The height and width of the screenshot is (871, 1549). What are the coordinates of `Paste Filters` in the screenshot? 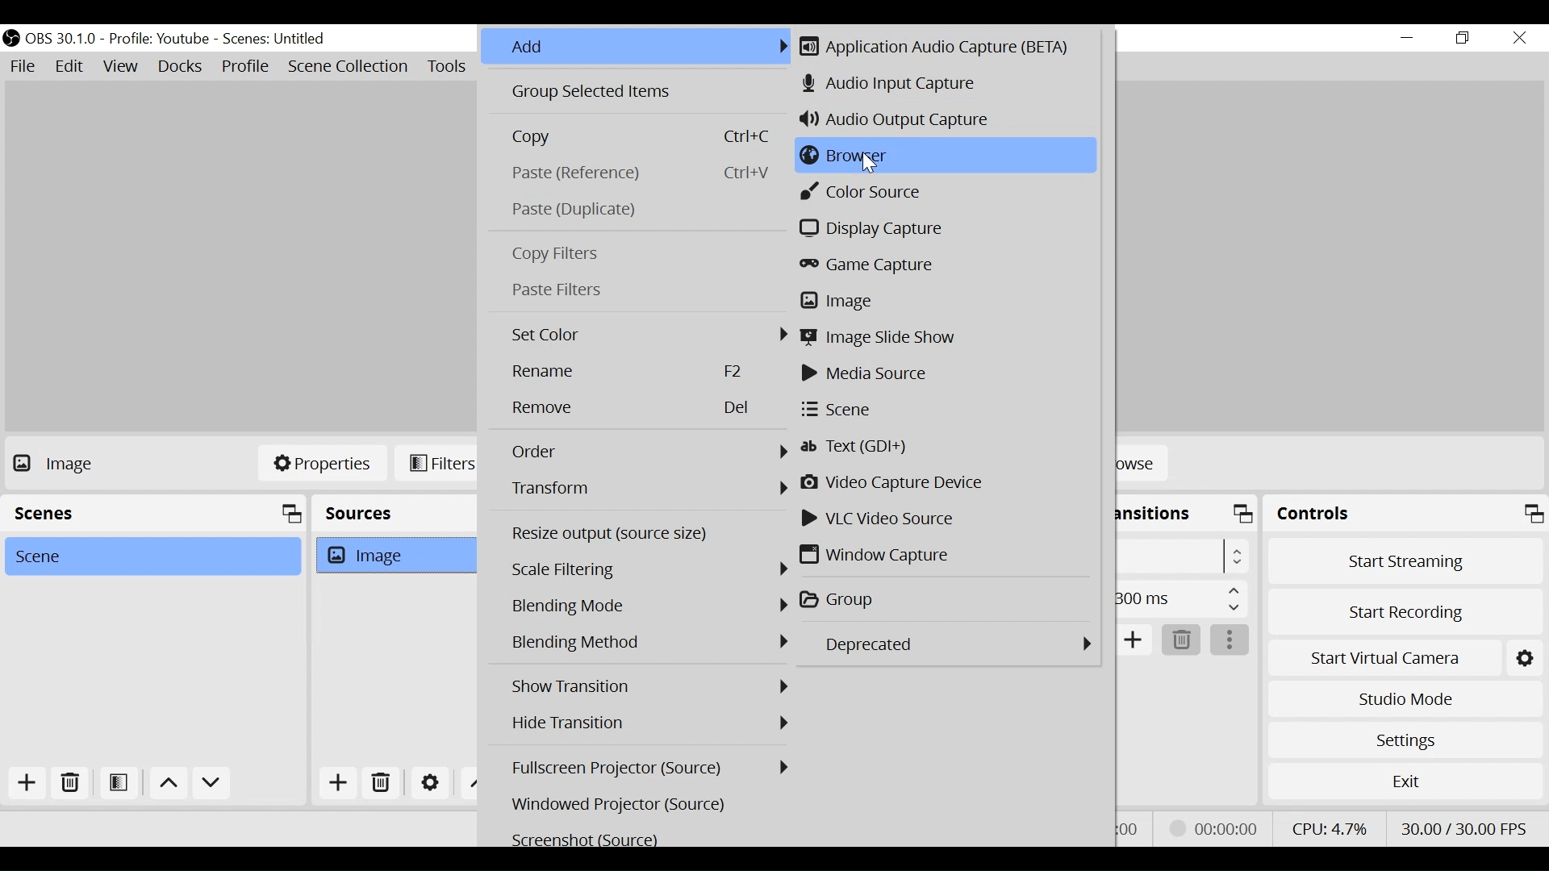 It's located at (641, 290).